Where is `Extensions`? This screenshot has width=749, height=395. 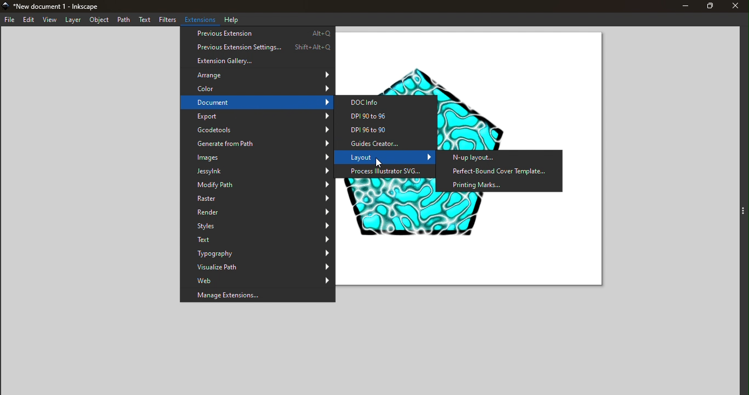 Extensions is located at coordinates (201, 19).